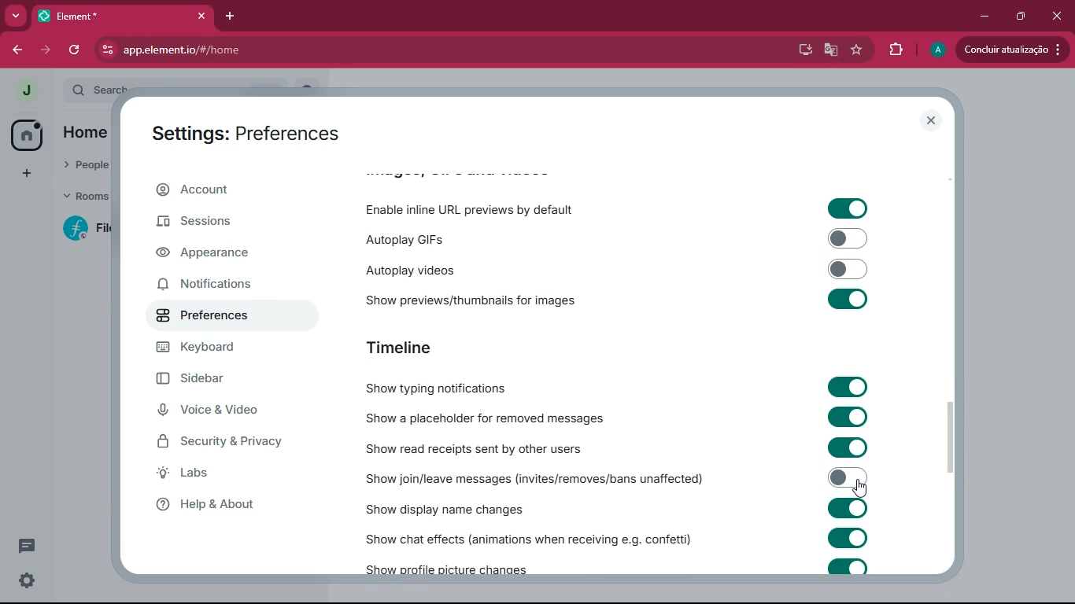 The image size is (1075, 604). I want to click on show typing notifications, so click(461, 389).